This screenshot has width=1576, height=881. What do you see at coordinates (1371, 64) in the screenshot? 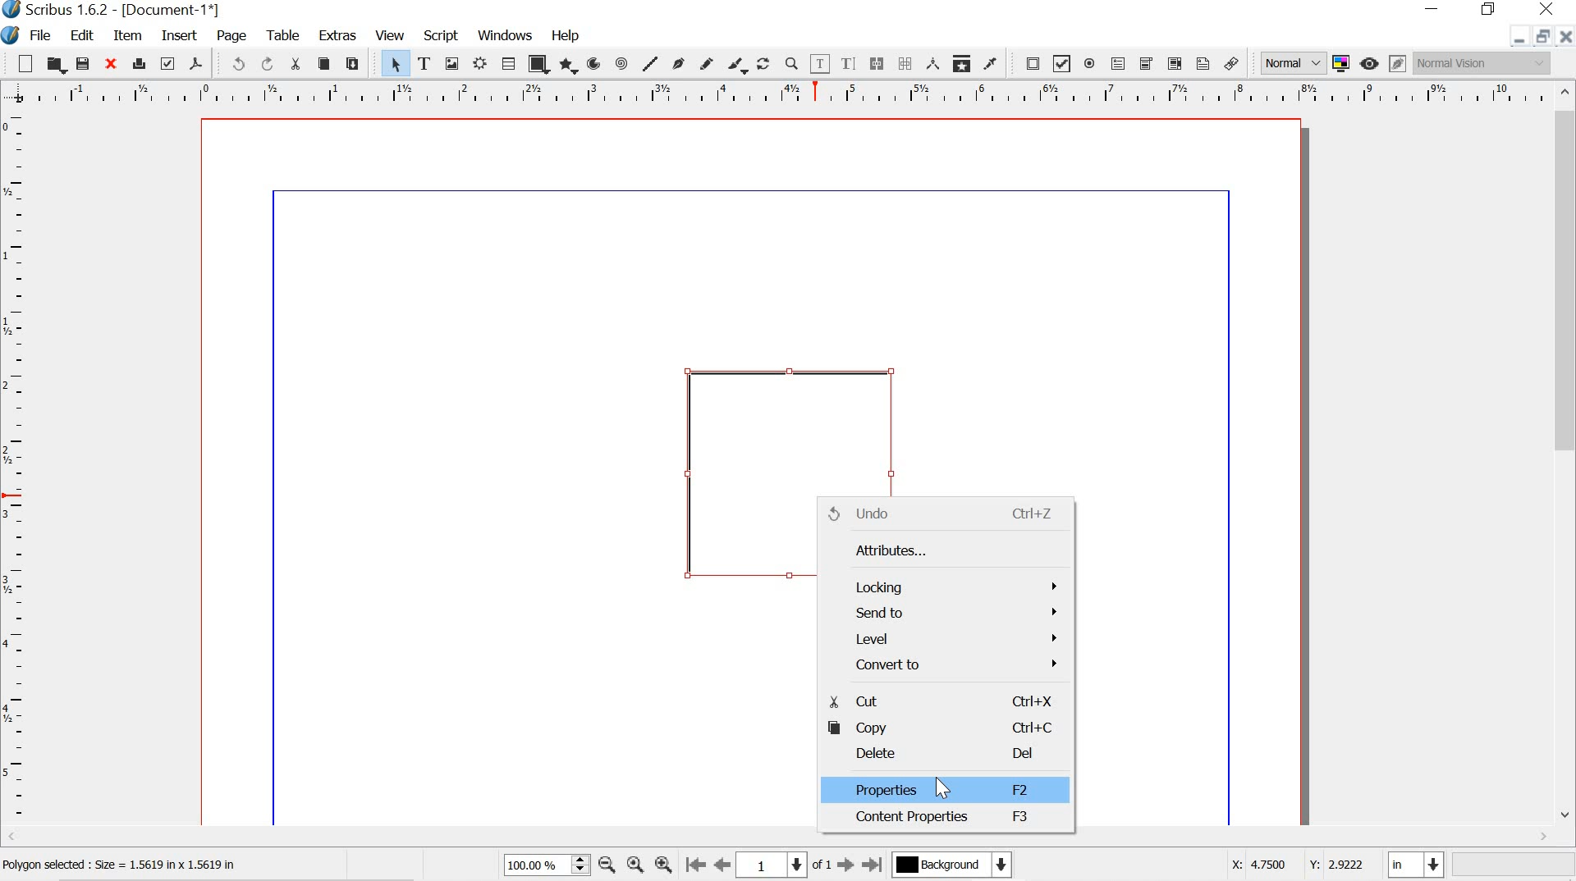
I see `preview mode` at bounding box center [1371, 64].